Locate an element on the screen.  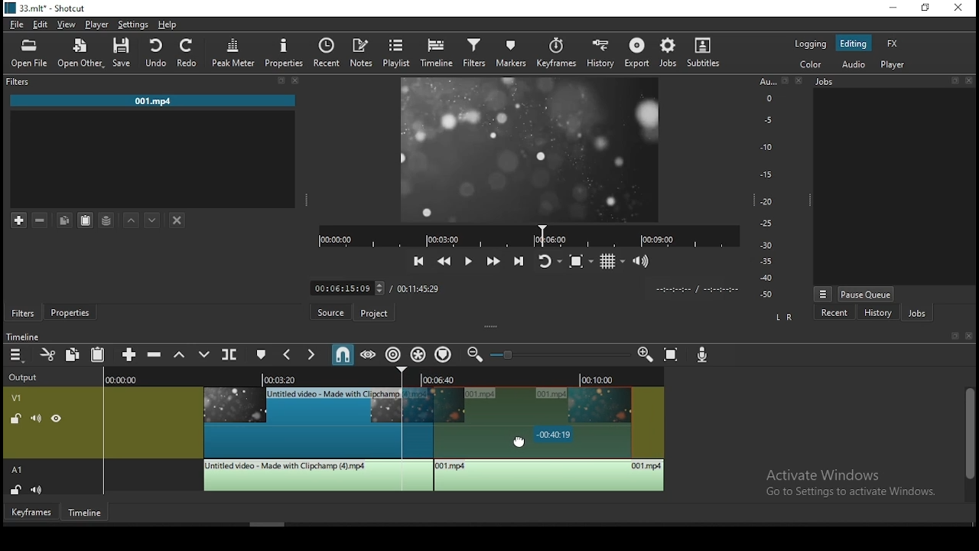
play/pause is located at coordinates (469, 261).